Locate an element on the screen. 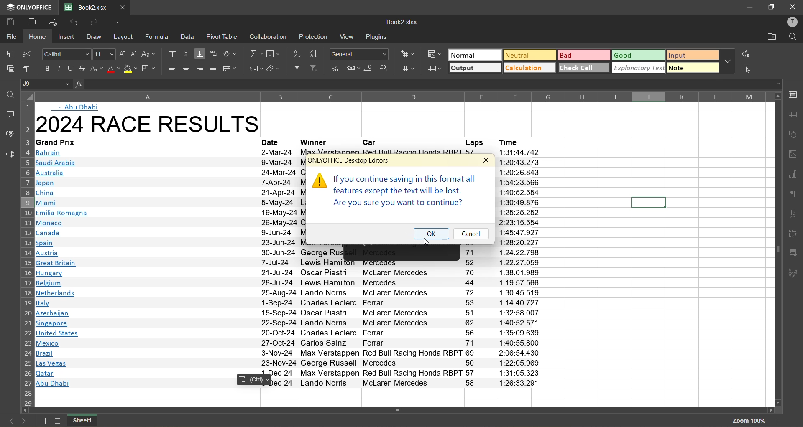 The image size is (803, 427). text info is located at coordinates (170, 213).